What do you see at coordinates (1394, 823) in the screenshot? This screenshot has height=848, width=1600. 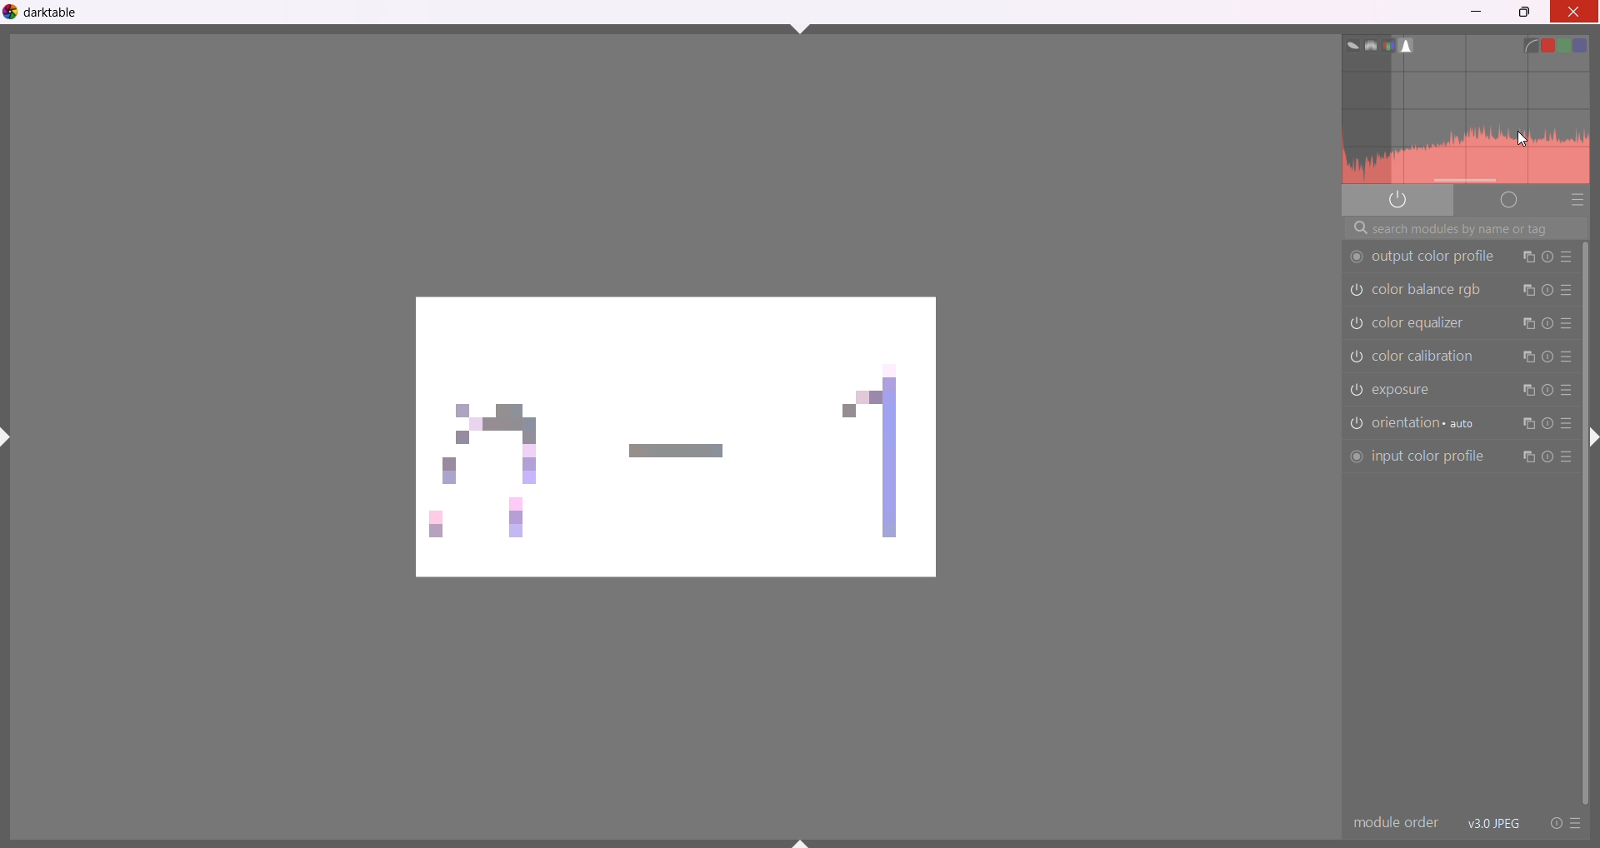 I see `module order` at bounding box center [1394, 823].